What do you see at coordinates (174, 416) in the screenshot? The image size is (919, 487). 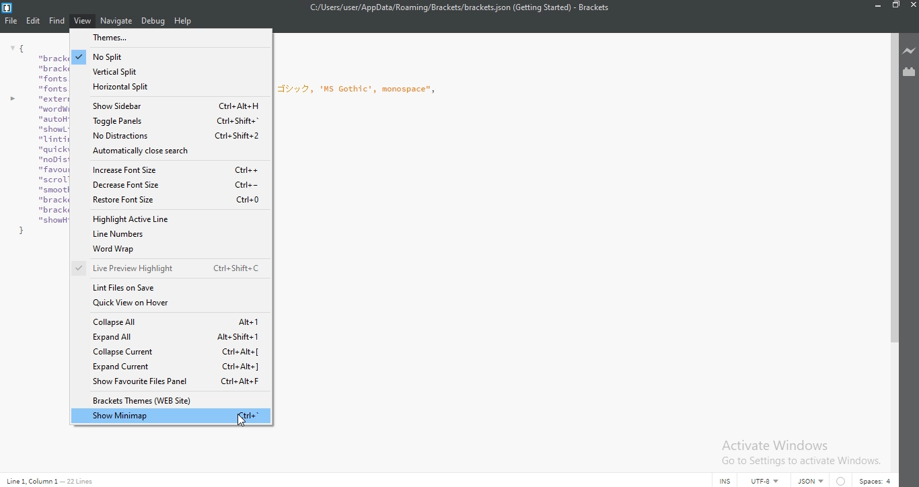 I see `show minimap` at bounding box center [174, 416].